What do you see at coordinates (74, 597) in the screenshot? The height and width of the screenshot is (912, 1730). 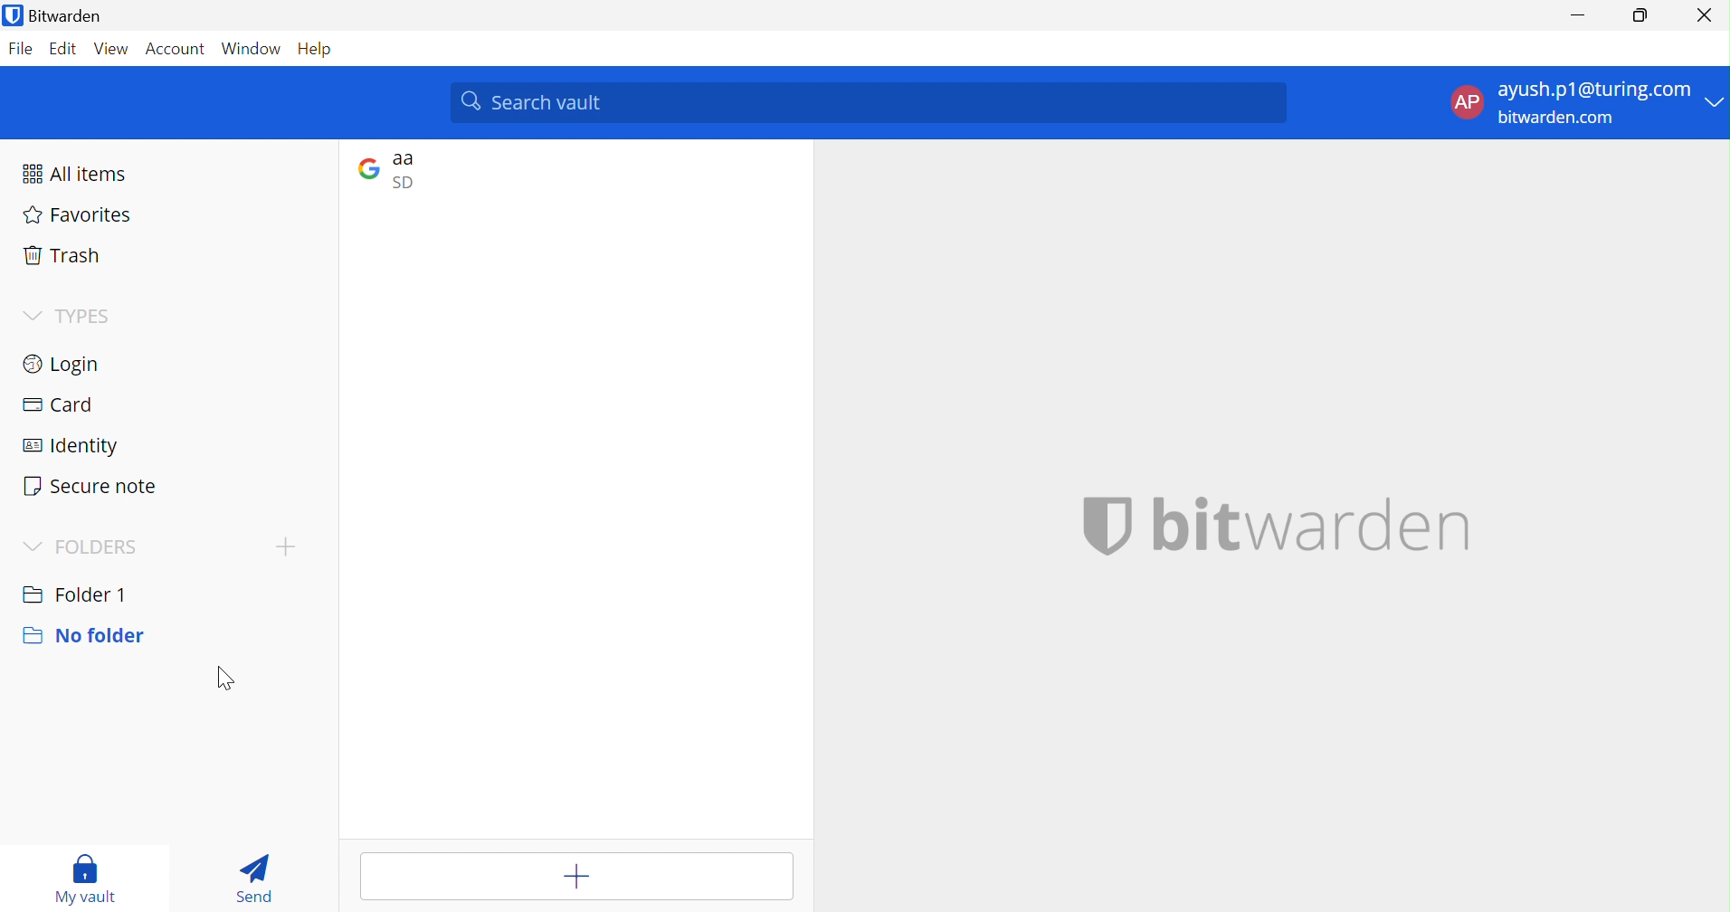 I see `Folder 1` at bounding box center [74, 597].